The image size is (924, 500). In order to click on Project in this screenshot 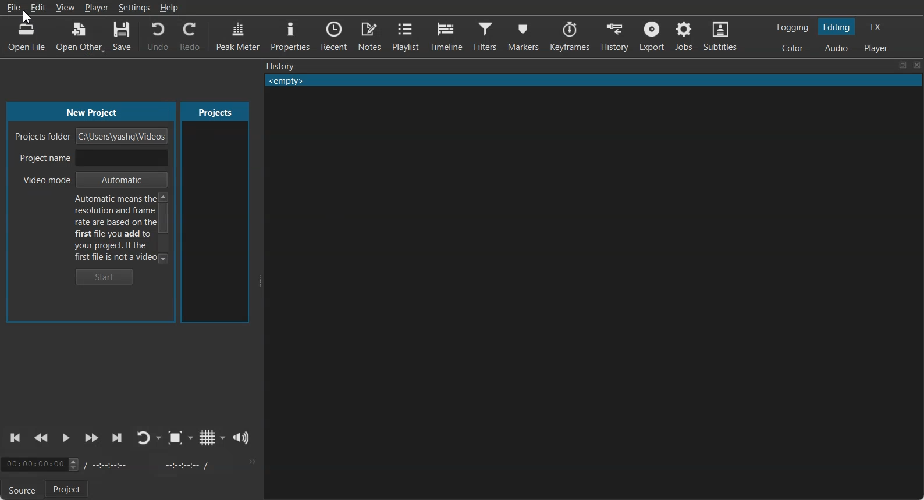, I will do `click(69, 490)`.